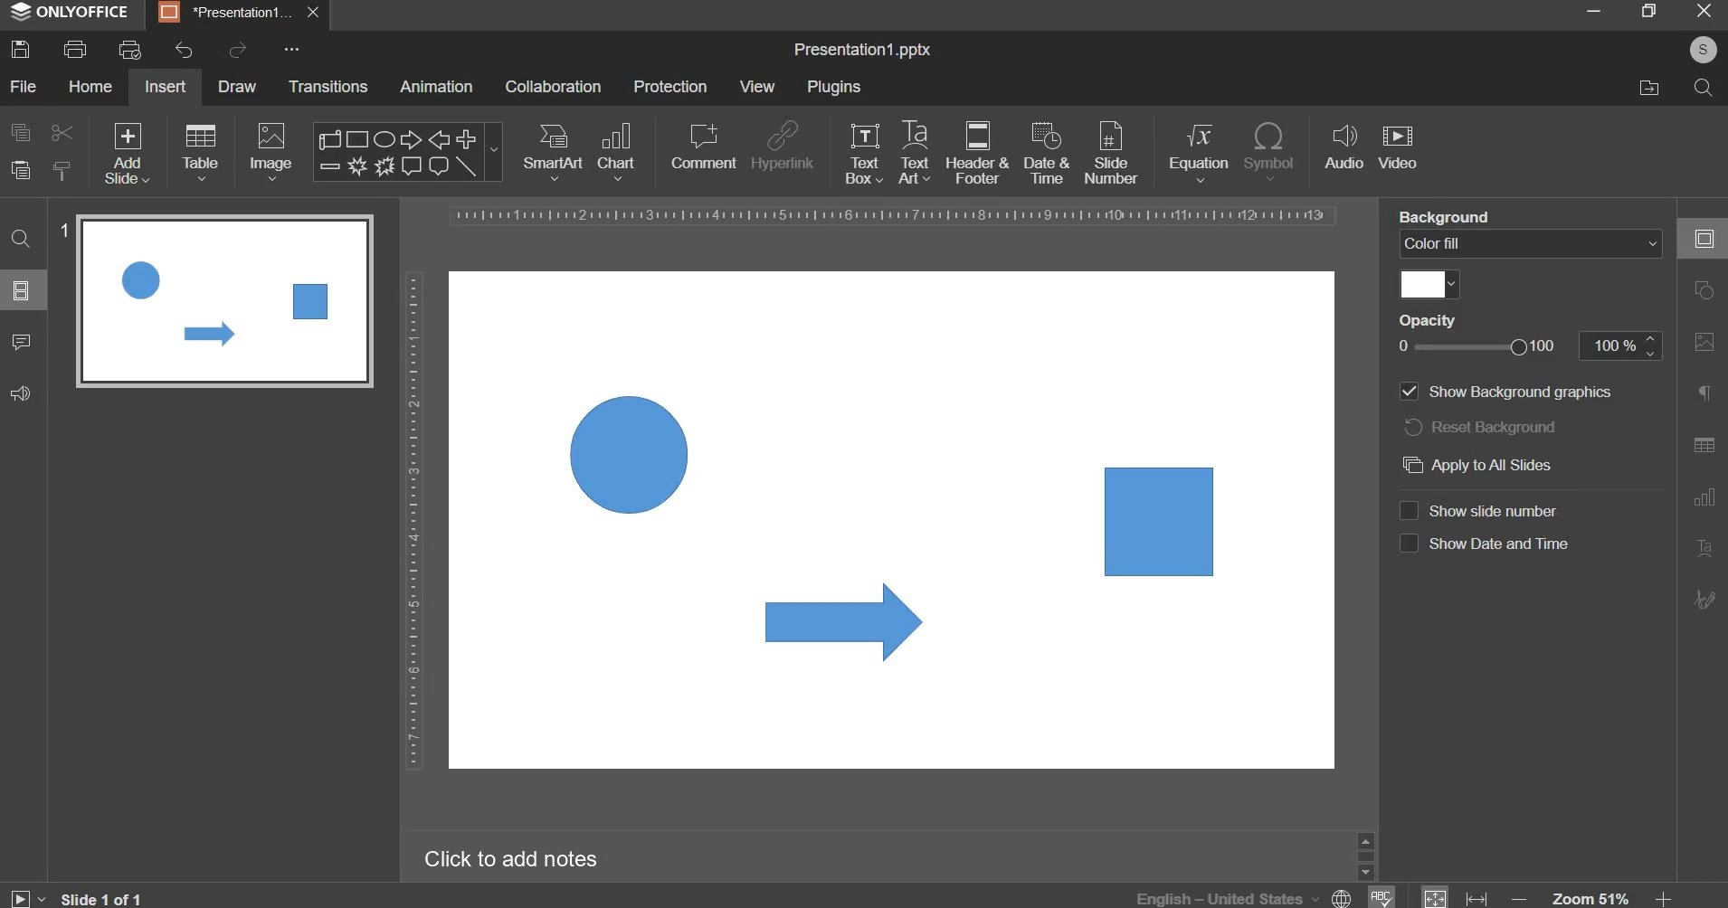  What do you see at coordinates (510, 858) in the screenshot?
I see `Click to add notes` at bounding box center [510, 858].